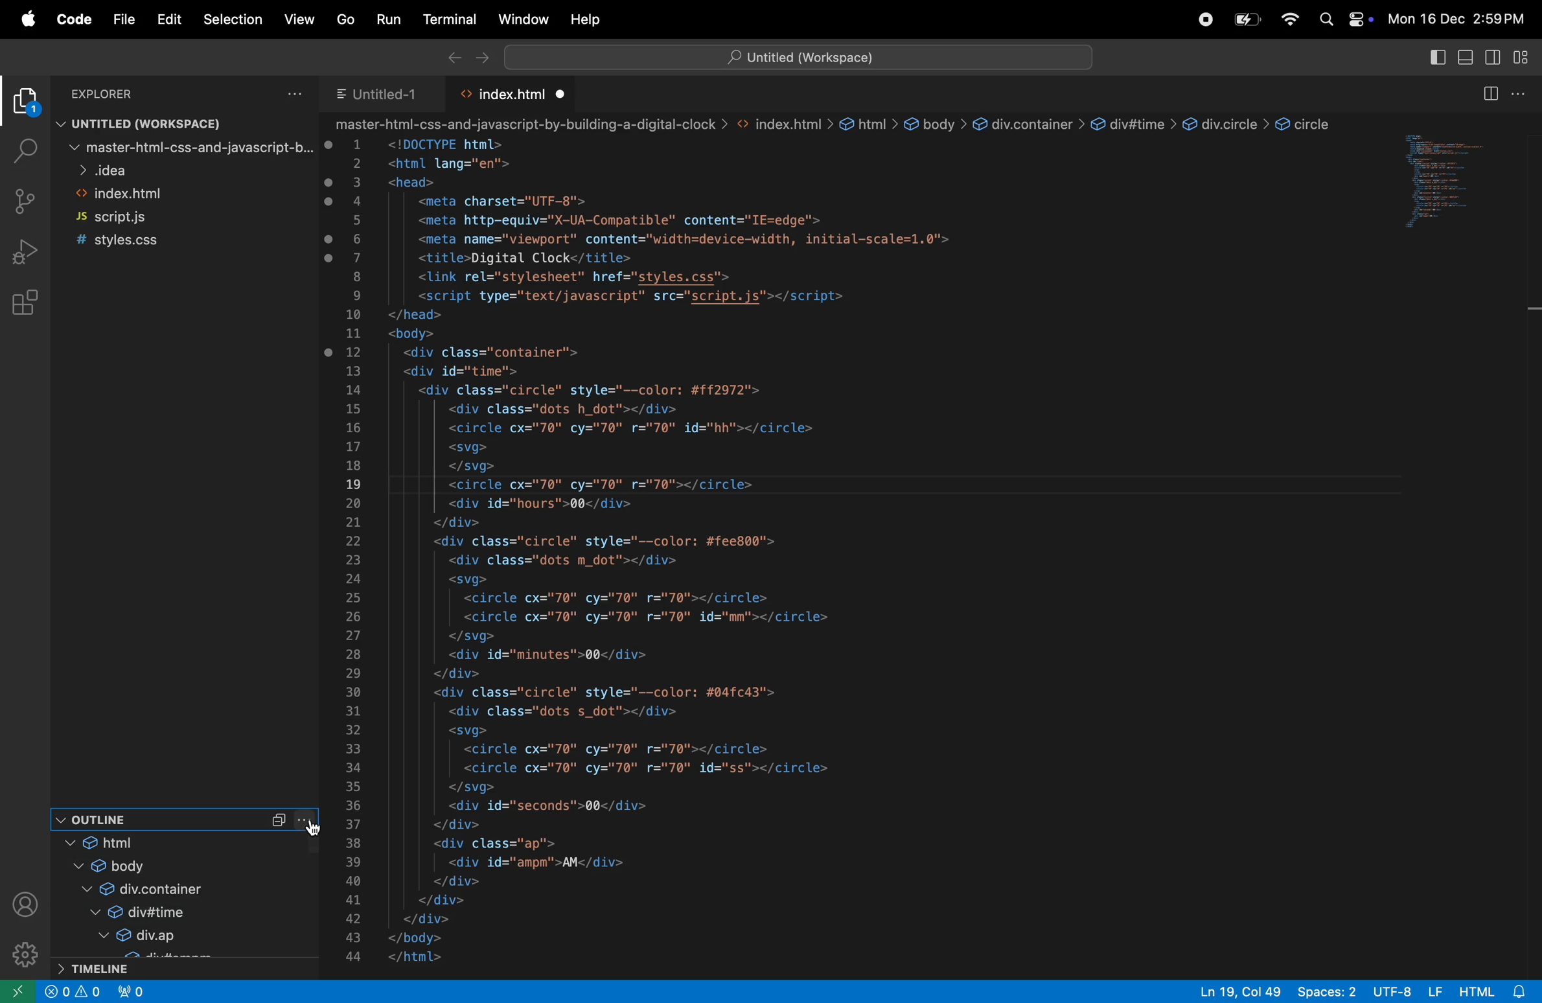 The image size is (1542, 1003). What do you see at coordinates (171, 121) in the screenshot?
I see `untitled workspace` at bounding box center [171, 121].